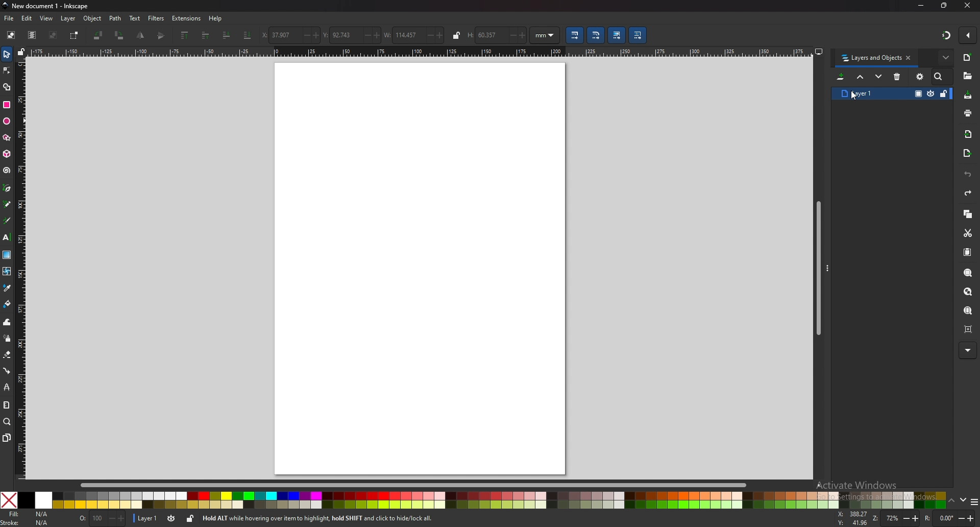 This screenshot has height=527, width=980. Describe the element at coordinates (303, 36) in the screenshot. I see `decrease` at that location.